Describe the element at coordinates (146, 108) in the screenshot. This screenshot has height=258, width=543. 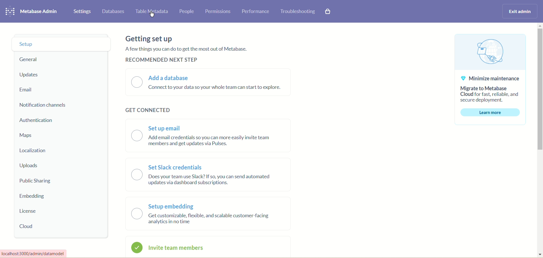
I see `get connected` at that location.